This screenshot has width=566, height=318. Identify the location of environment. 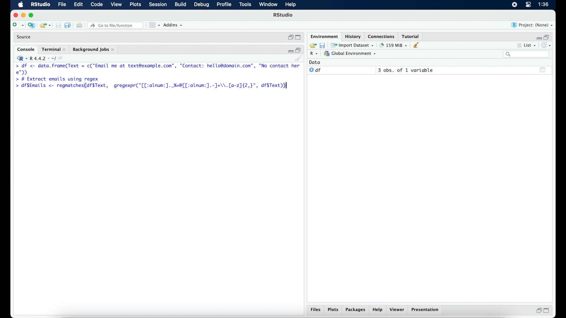
(324, 36).